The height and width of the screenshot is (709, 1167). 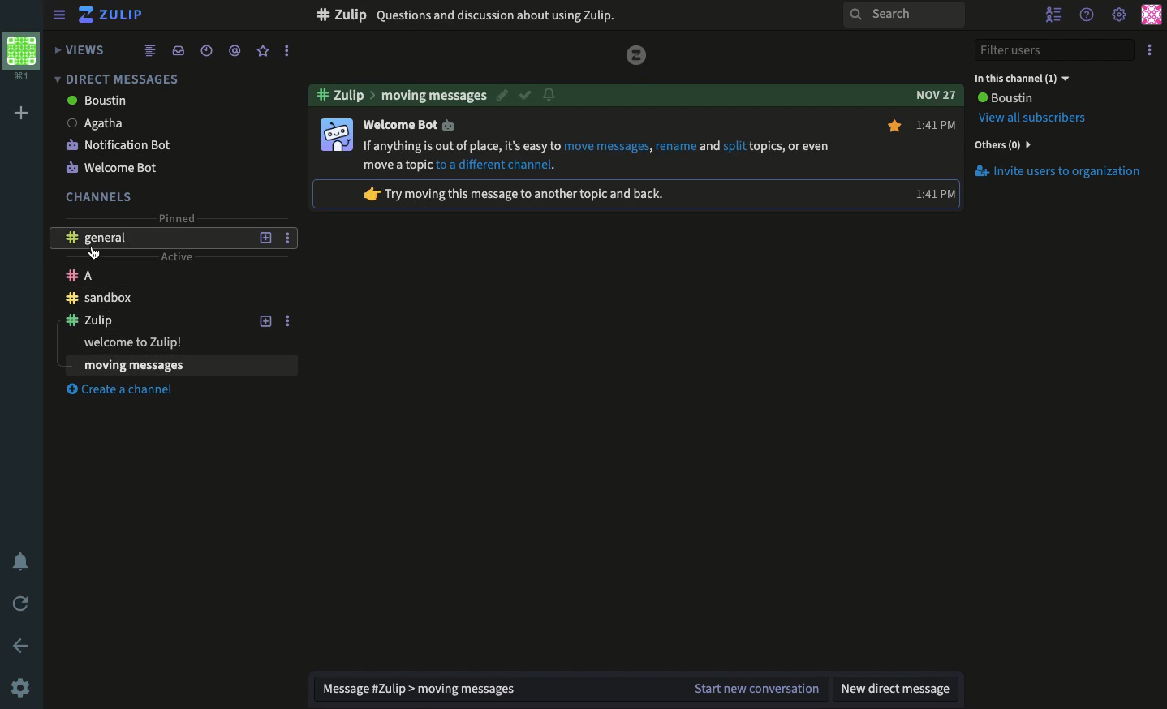 I want to click on Search, so click(x=902, y=15).